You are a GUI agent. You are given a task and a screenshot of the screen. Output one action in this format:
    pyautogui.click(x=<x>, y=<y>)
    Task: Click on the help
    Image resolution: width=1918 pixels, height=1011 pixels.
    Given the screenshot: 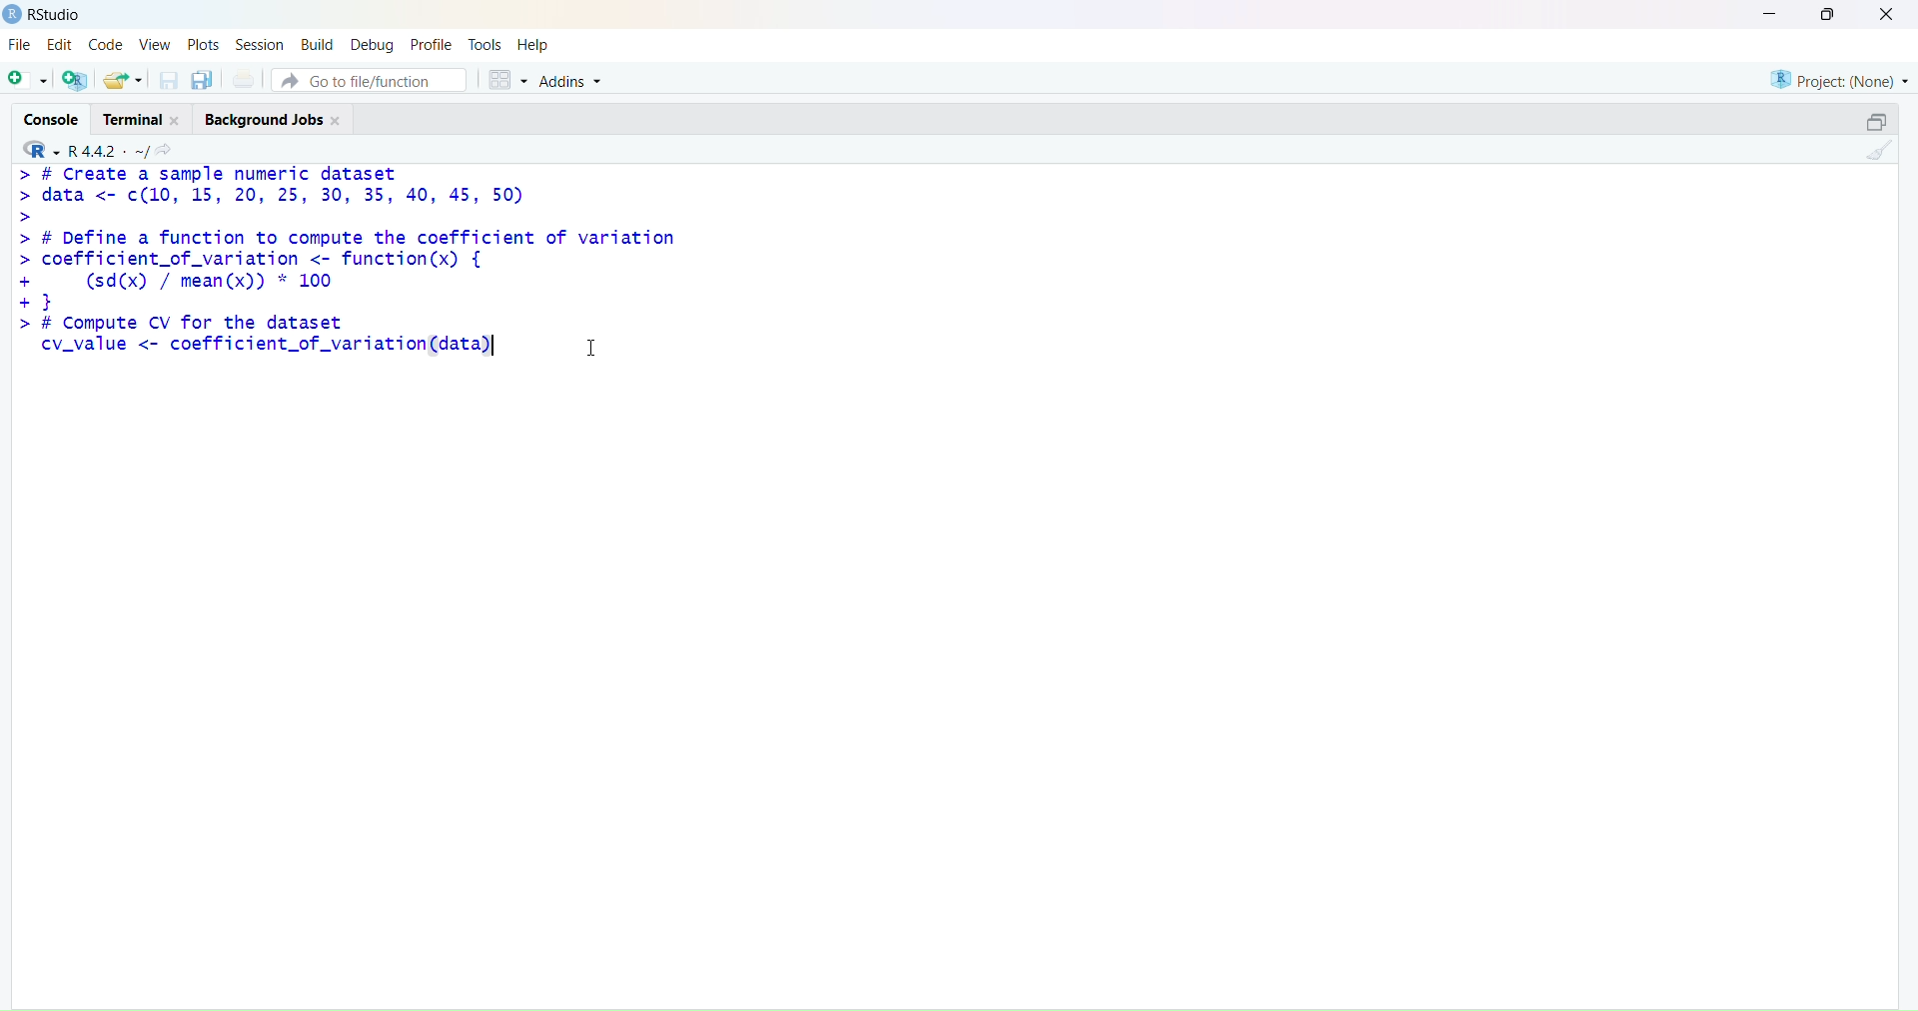 What is the action you would take?
    pyautogui.click(x=533, y=46)
    